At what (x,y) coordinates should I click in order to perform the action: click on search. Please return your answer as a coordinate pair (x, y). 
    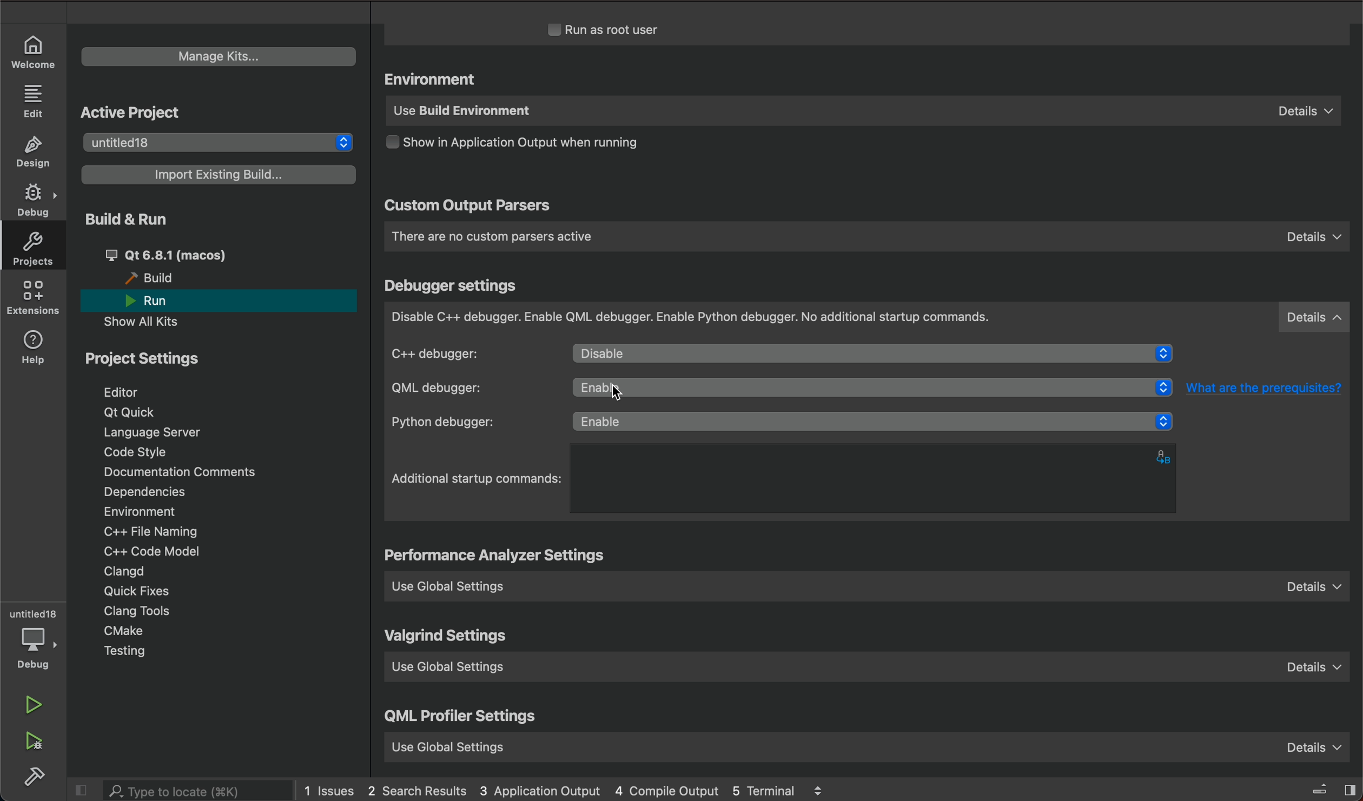
    Looking at the image, I should click on (198, 791).